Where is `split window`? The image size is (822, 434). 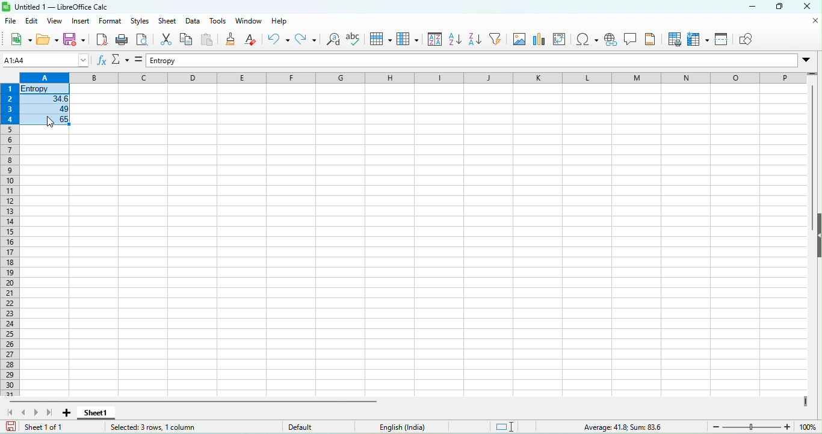
split window is located at coordinates (723, 40).